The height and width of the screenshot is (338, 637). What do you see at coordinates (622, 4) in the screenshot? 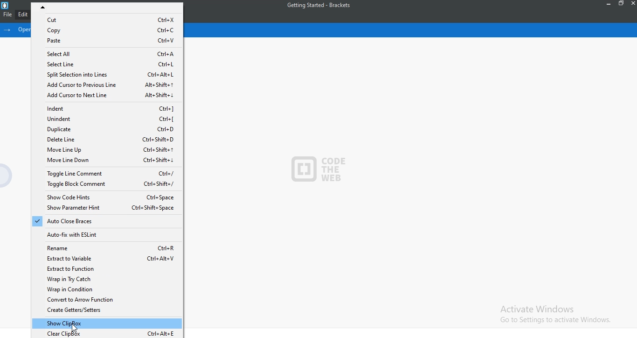
I see `restore` at bounding box center [622, 4].